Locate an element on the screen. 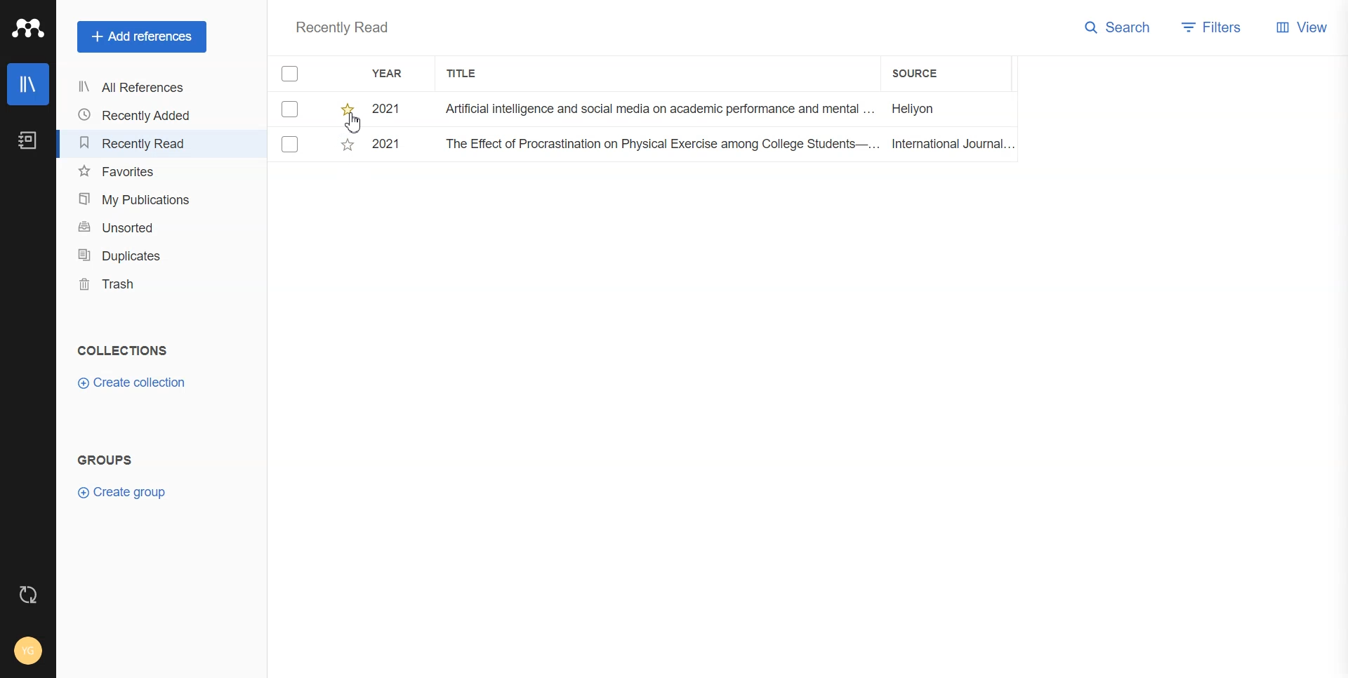 This screenshot has height=678, width=1348. Create group is located at coordinates (125, 493).